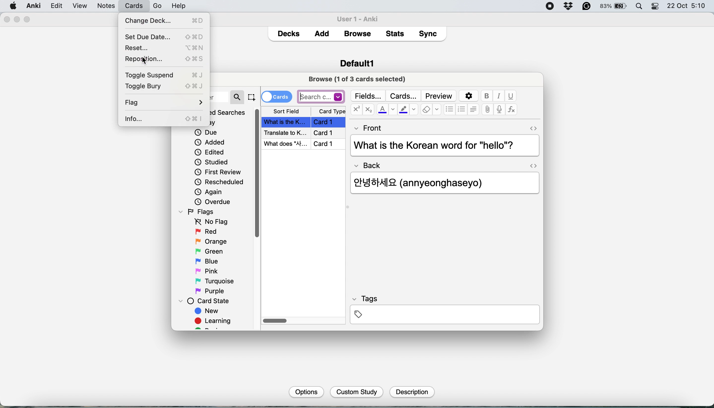 The height and width of the screenshot is (408, 714). I want to click on new, so click(208, 312).